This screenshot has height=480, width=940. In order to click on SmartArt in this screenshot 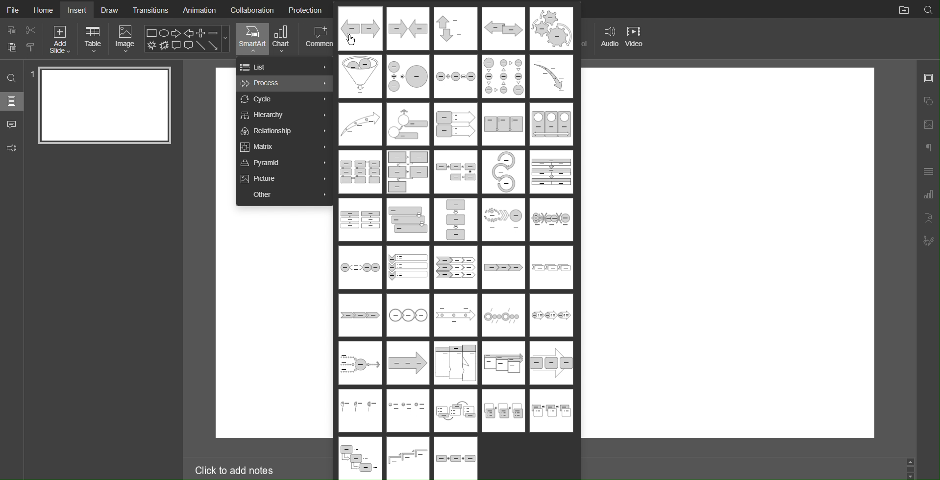, I will do `click(251, 39)`.